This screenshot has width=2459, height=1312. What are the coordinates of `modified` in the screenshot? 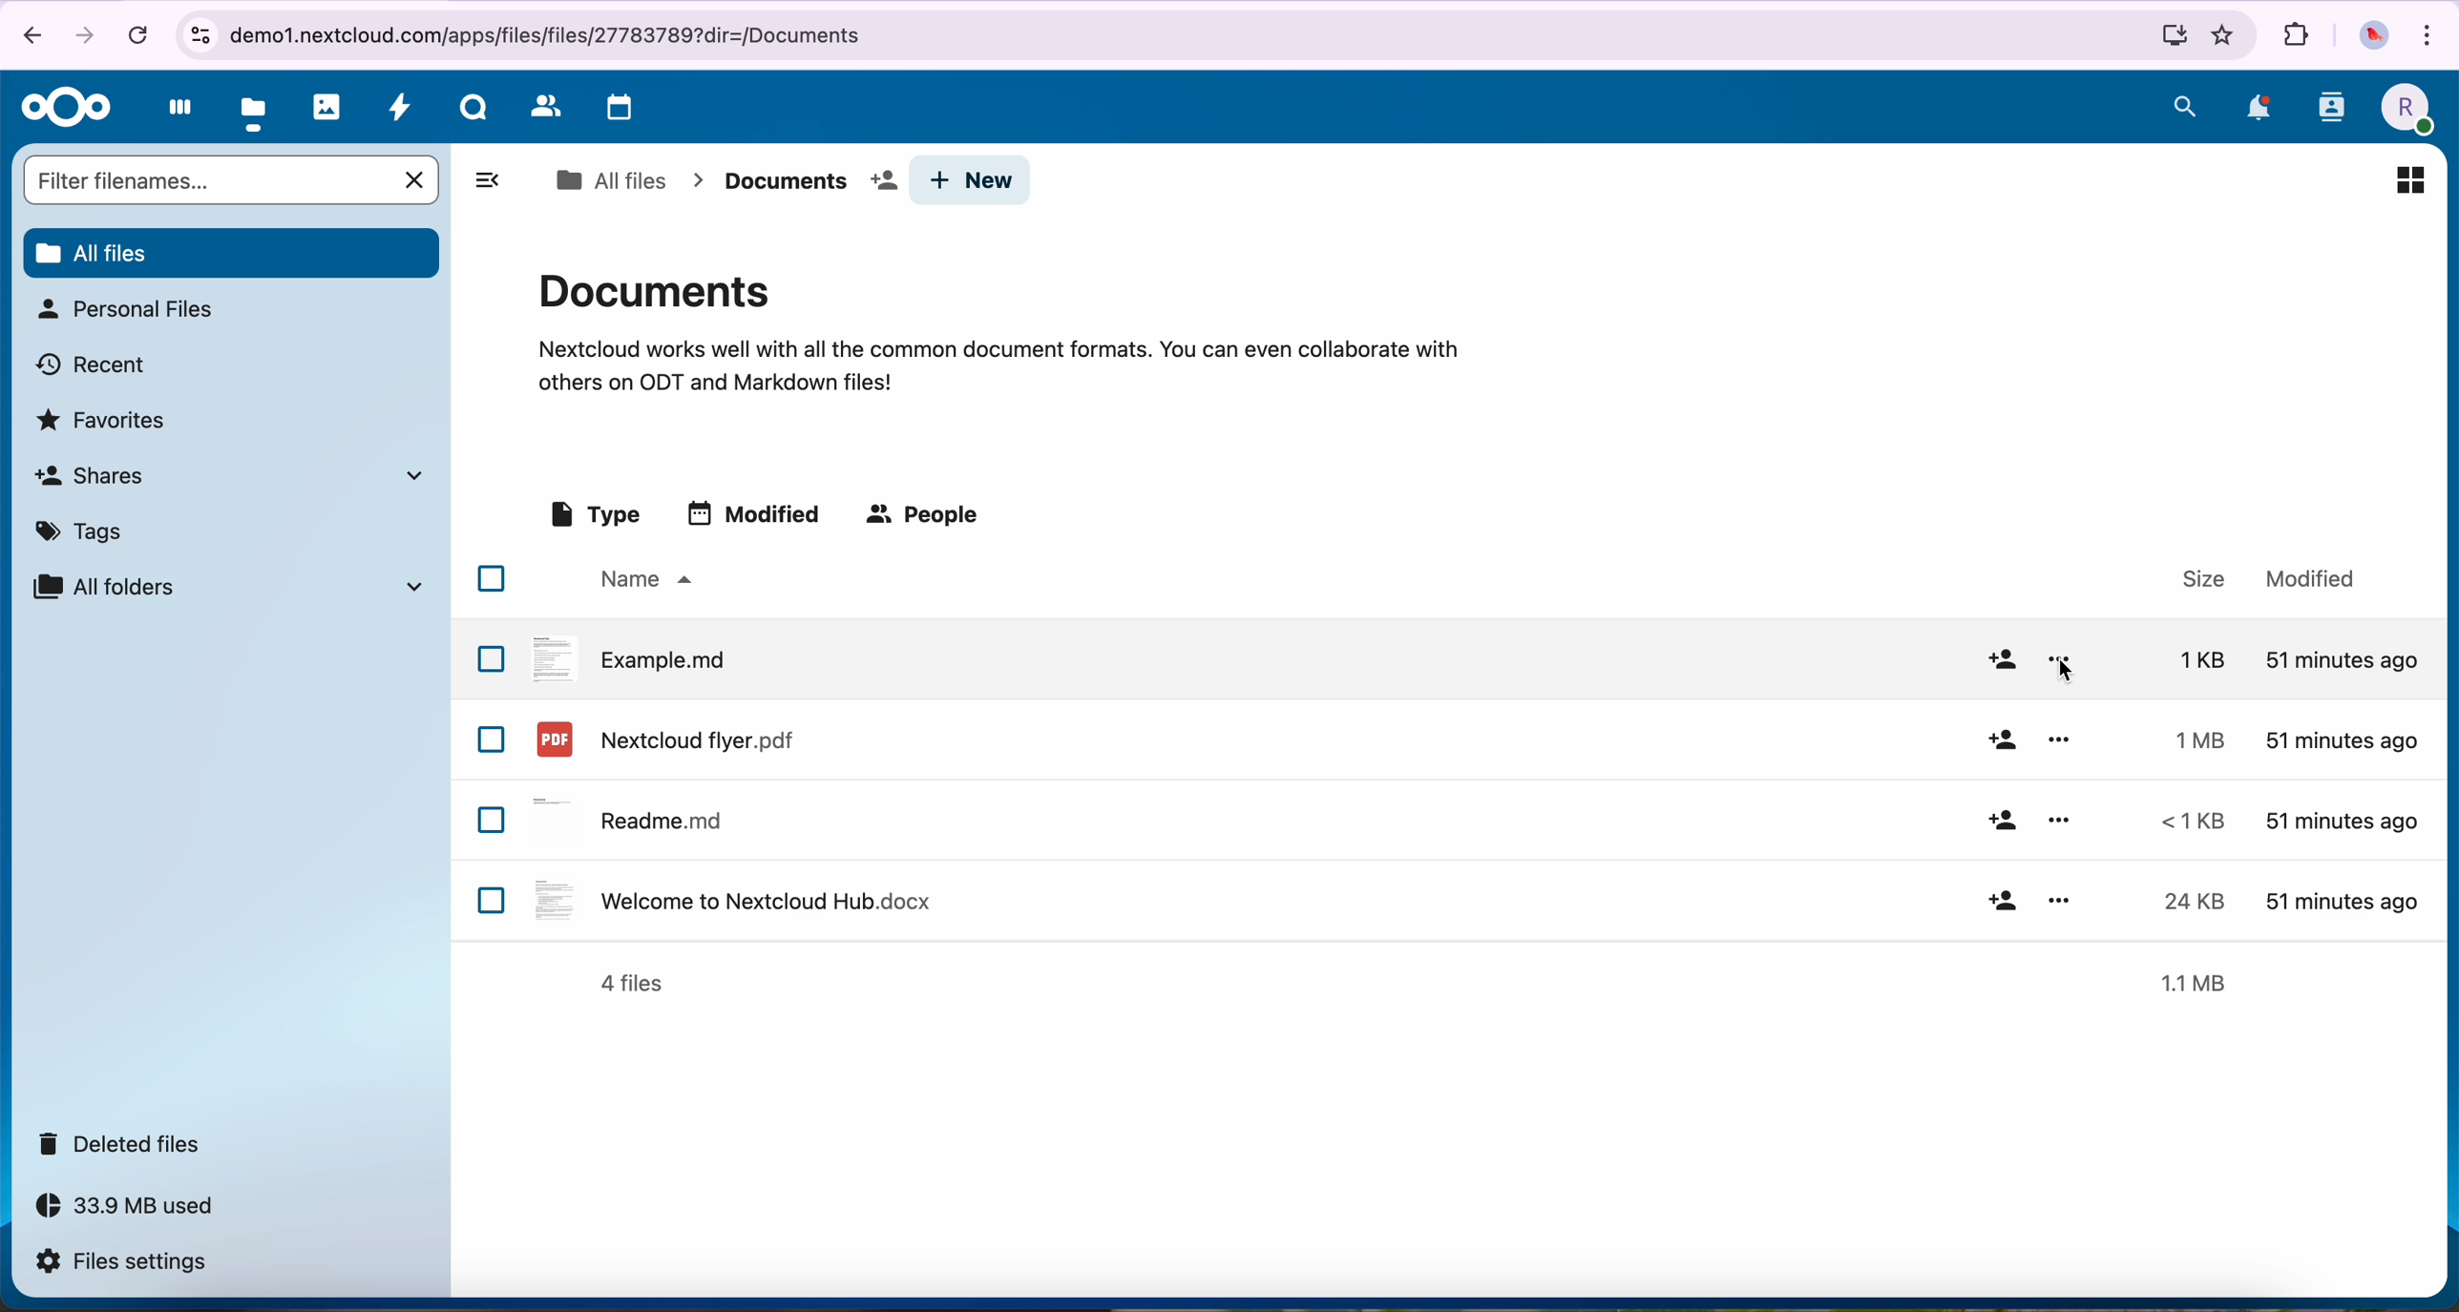 It's located at (2342, 742).